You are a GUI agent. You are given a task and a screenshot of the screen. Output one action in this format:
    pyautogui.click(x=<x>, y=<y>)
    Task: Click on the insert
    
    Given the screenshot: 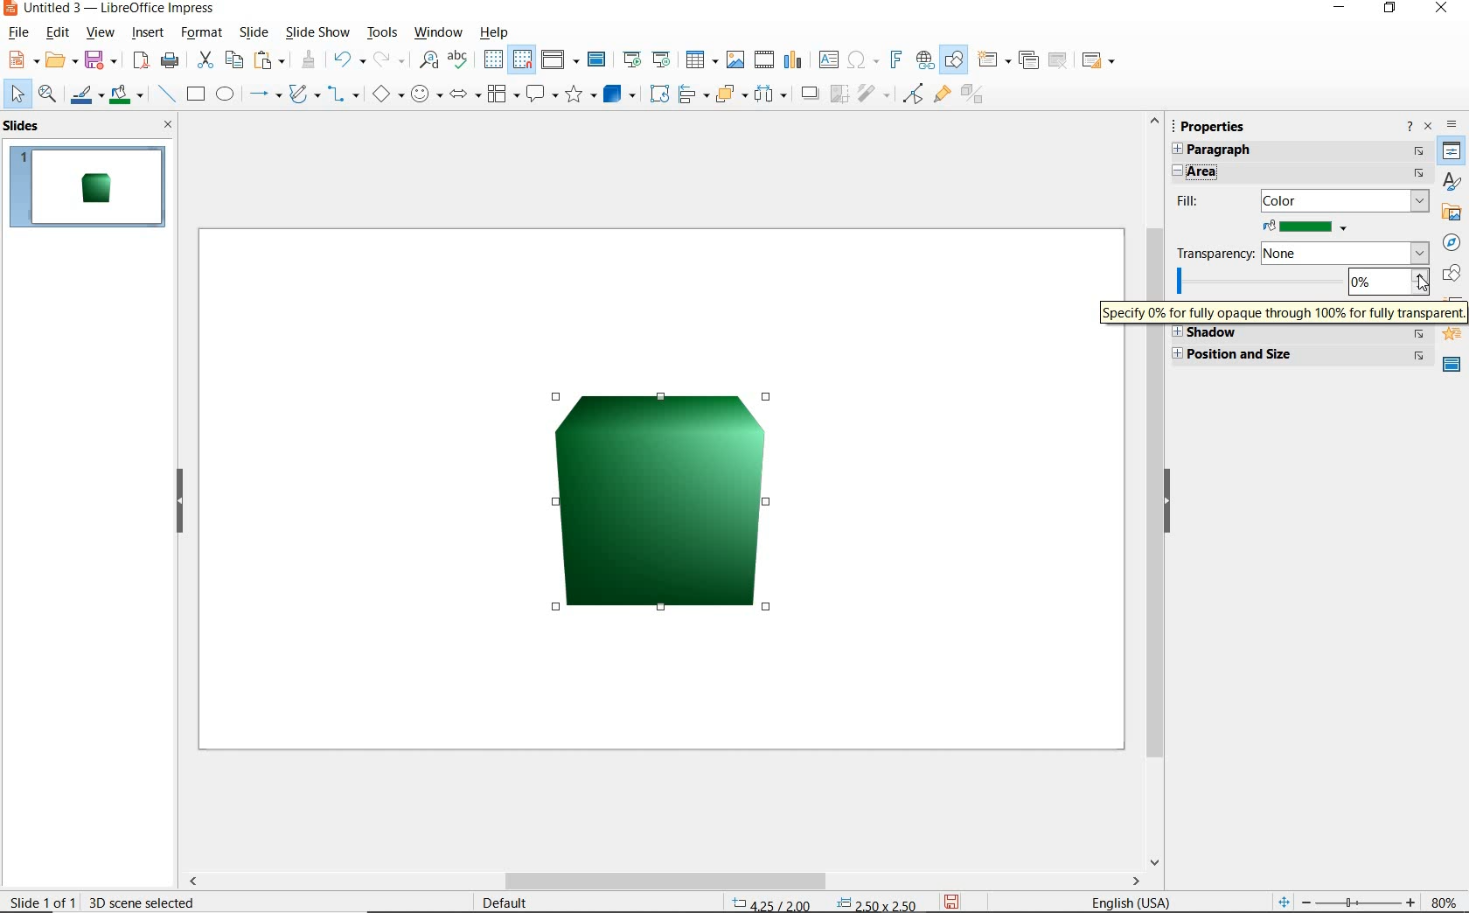 What is the action you would take?
    pyautogui.click(x=148, y=34)
    